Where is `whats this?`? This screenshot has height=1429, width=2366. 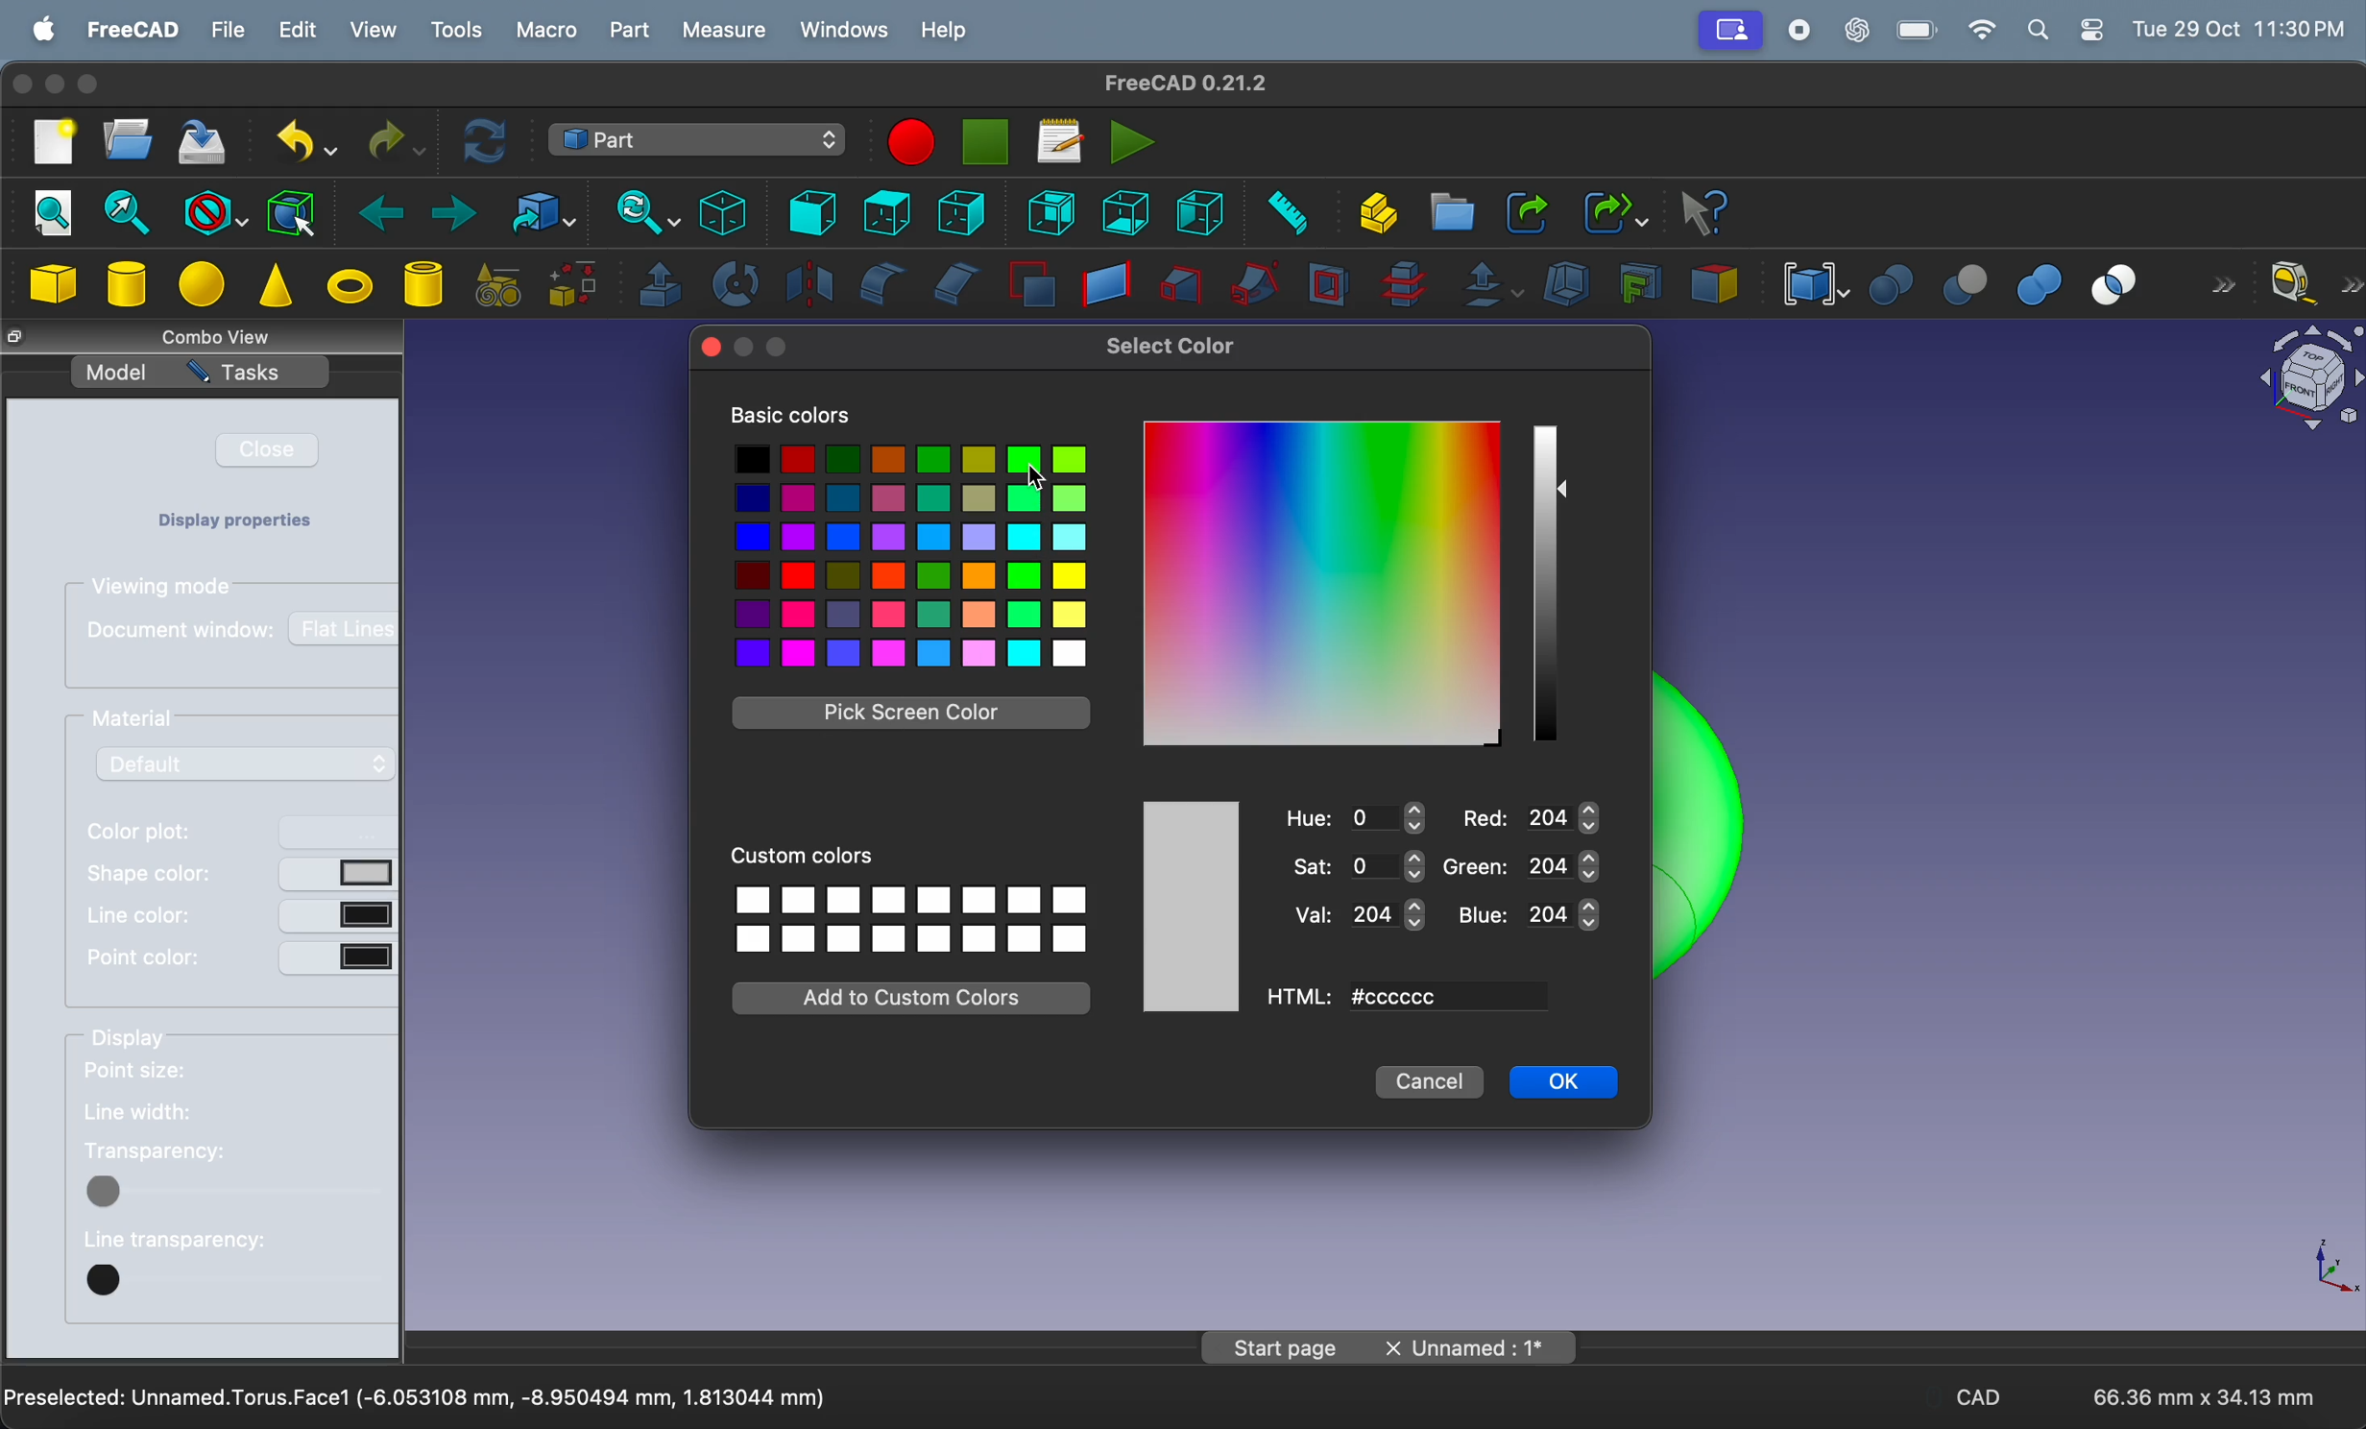
whats this? is located at coordinates (1704, 212).